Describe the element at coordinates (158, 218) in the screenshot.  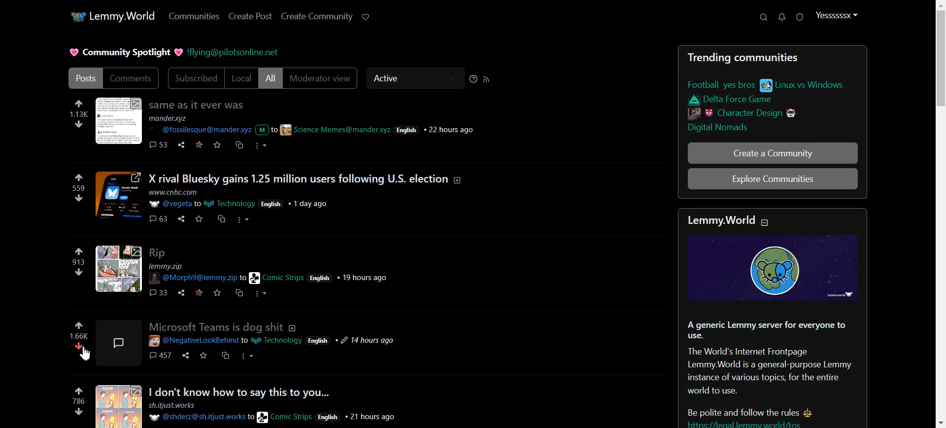
I see `comments` at that location.